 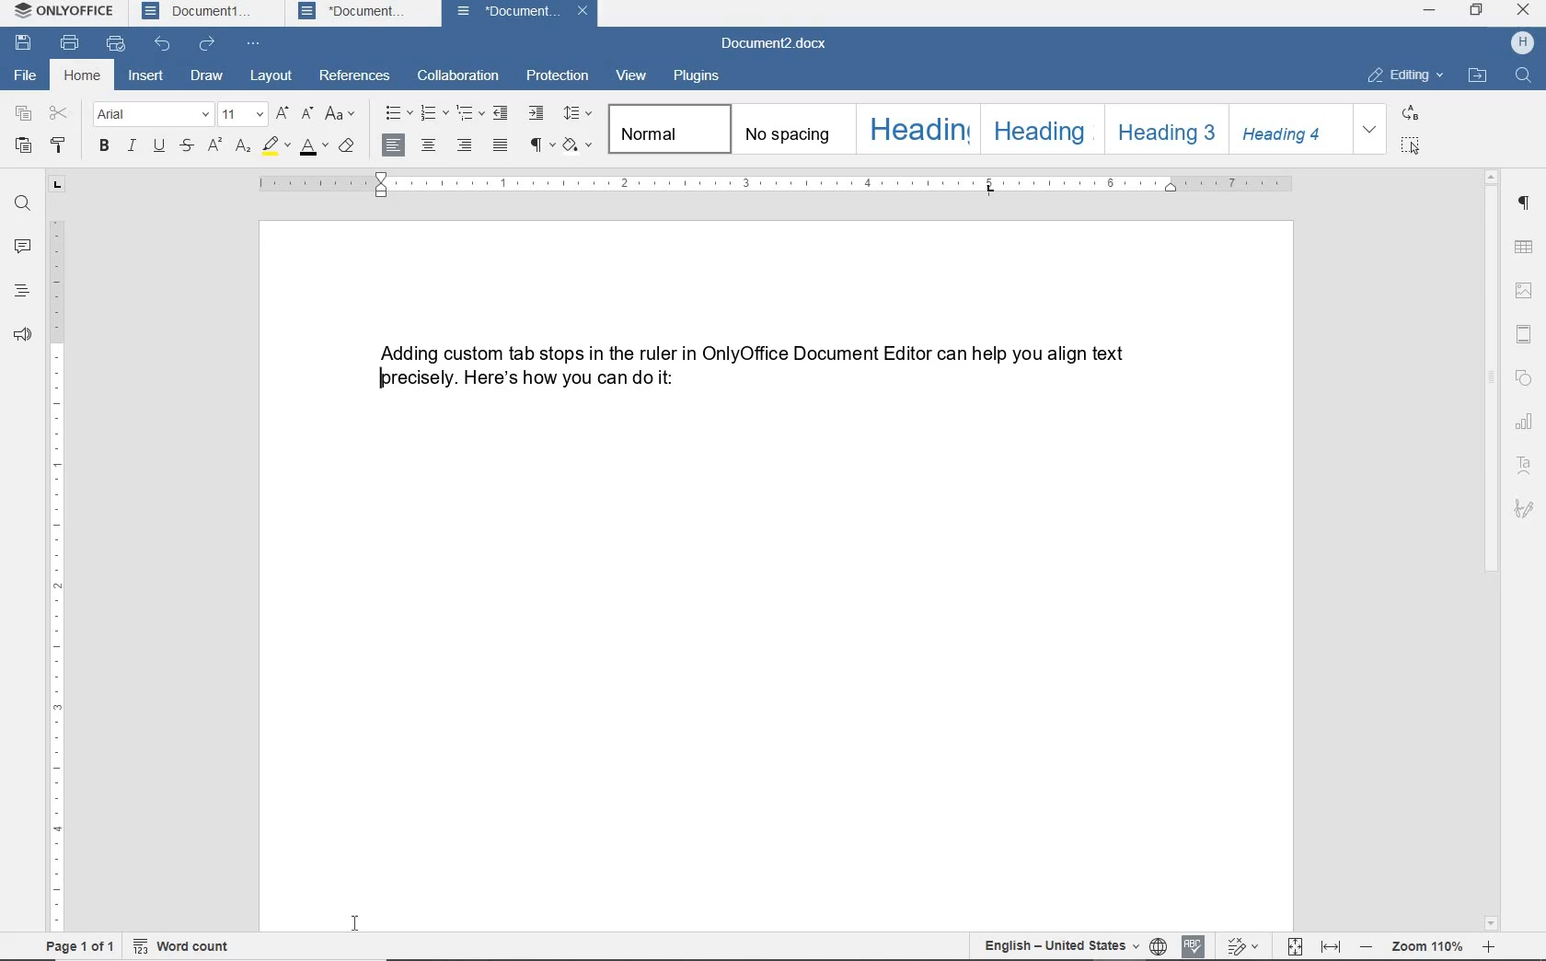 I want to click on find, so click(x=1528, y=75).